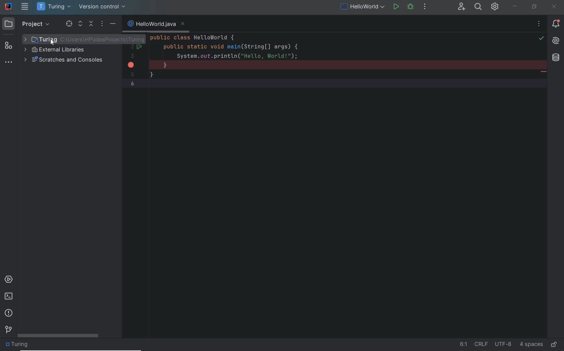 The height and width of the screenshot is (351, 564). What do you see at coordinates (64, 61) in the screenshot?
I see `scratches and consoles` at bounding box center [64, 61].